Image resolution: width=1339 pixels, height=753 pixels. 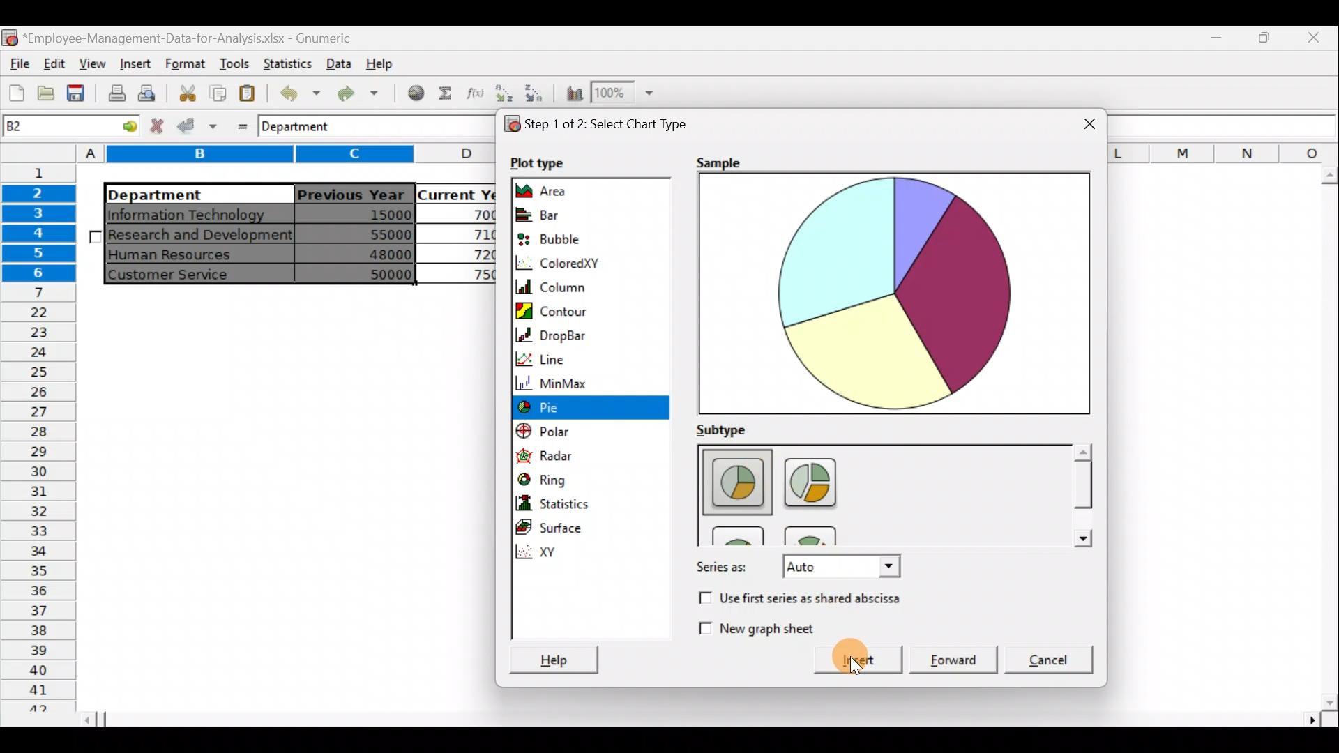 What do you see at coordinates (47, 128) in the screenshot?
I see `Cell name B2` at bounding box center [47, 128].